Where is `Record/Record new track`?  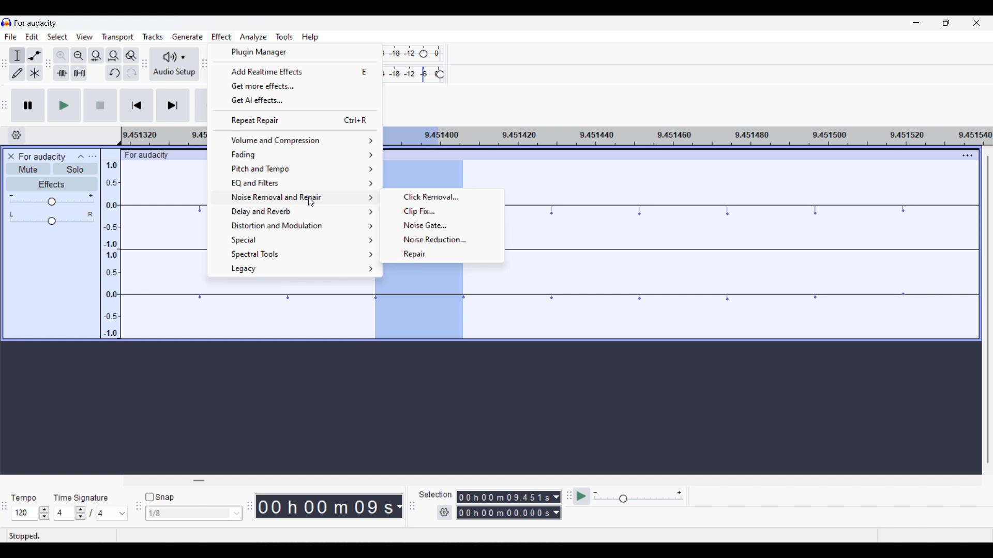 Record/Record new track is located at coordinates (202, 105).